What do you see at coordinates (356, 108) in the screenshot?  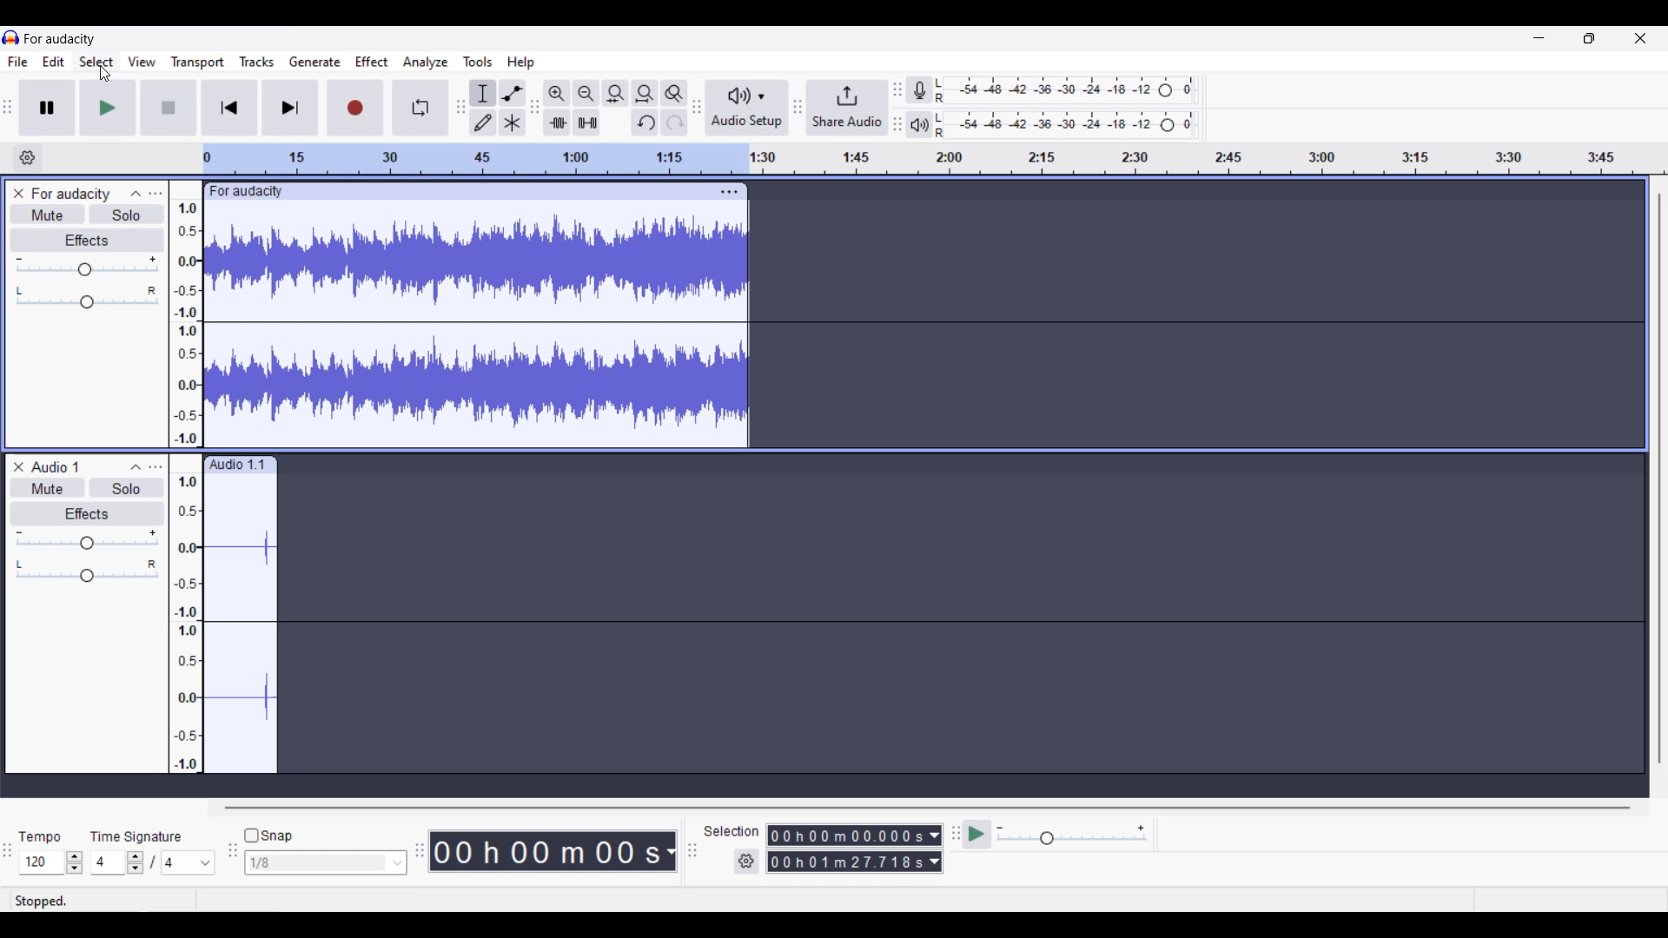 I see `Record/Record new track` at bounding box center [356, 108].